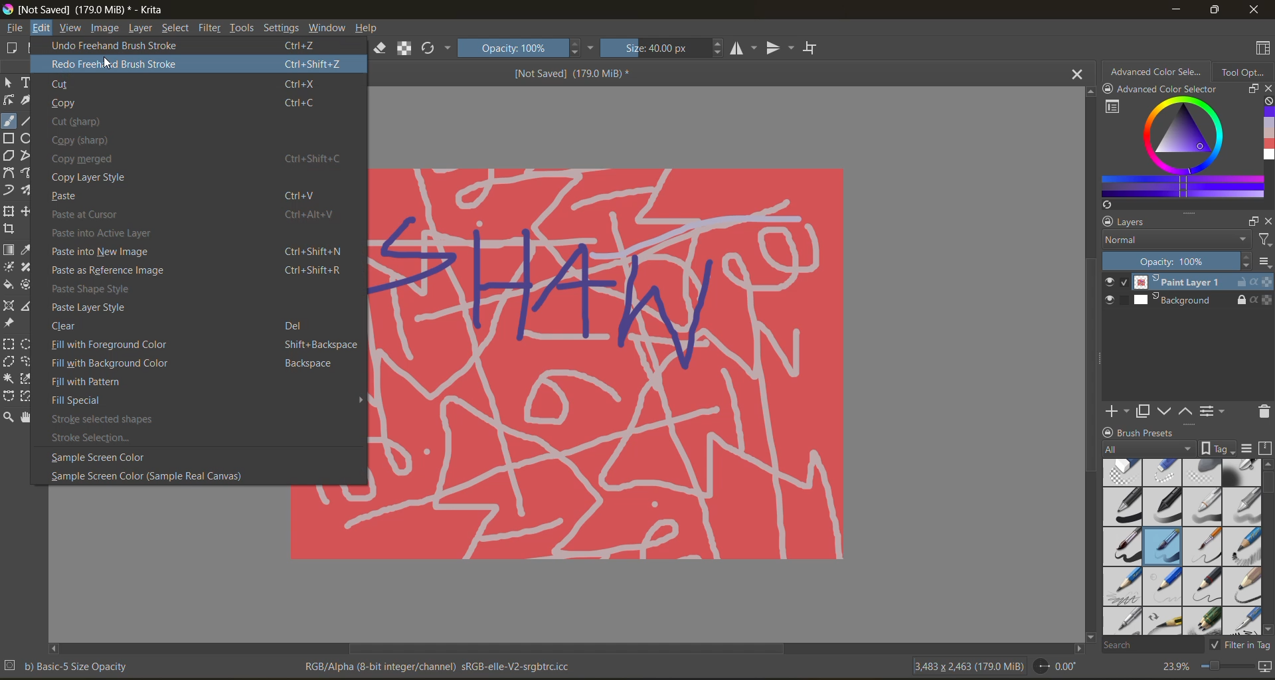  What do you see at coordinates (1264, 668) in the screenshot?
I see `map canvas` at bounding box center [1264, 668].